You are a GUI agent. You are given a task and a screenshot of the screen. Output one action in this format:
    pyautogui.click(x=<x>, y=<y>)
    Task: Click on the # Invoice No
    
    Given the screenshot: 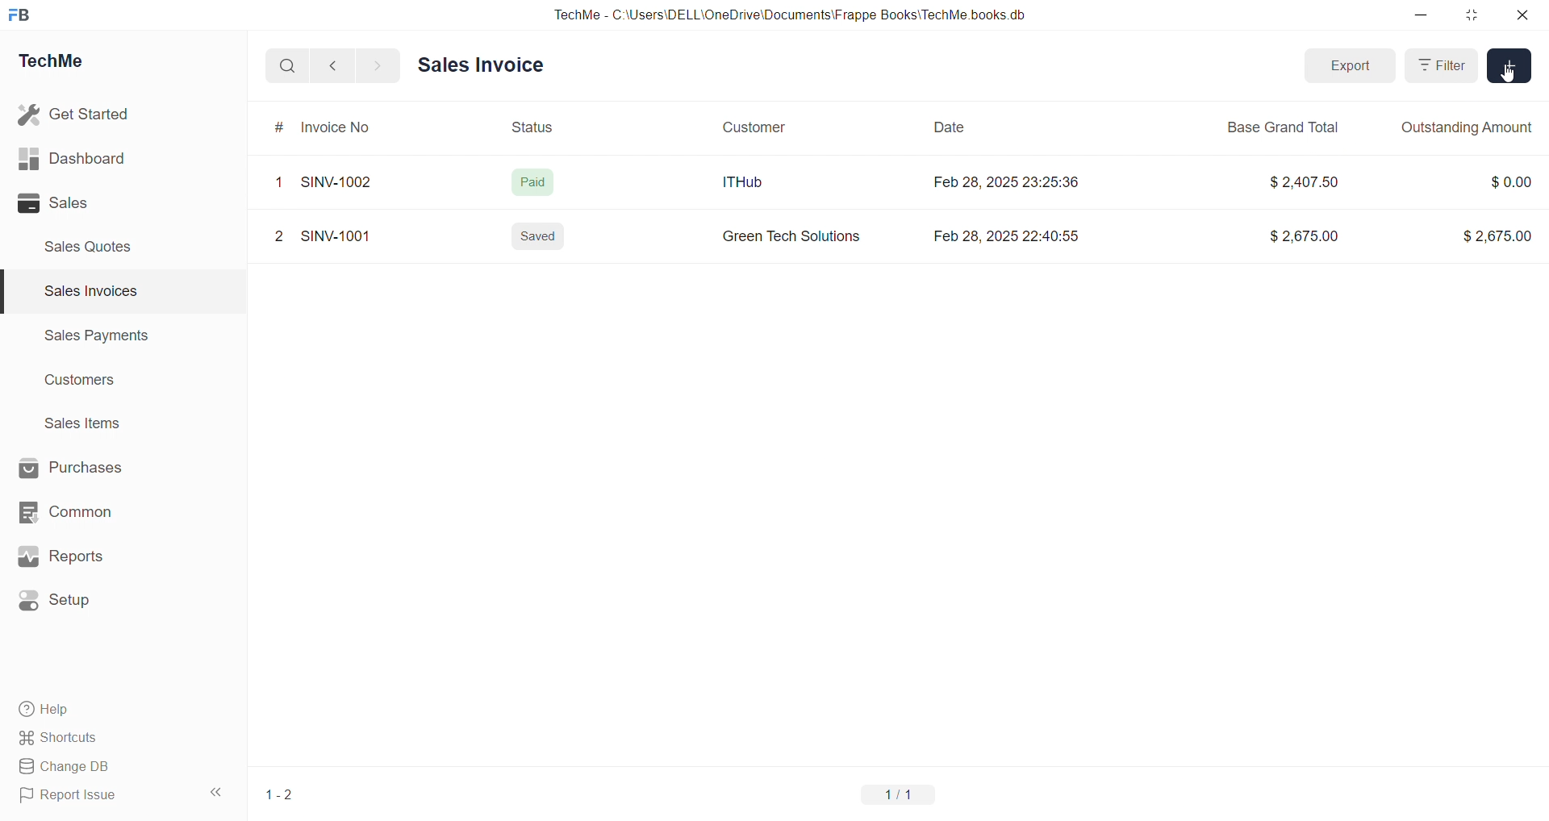 What is the action you would take?
    pyautogui.click(x=331, y=127)
    